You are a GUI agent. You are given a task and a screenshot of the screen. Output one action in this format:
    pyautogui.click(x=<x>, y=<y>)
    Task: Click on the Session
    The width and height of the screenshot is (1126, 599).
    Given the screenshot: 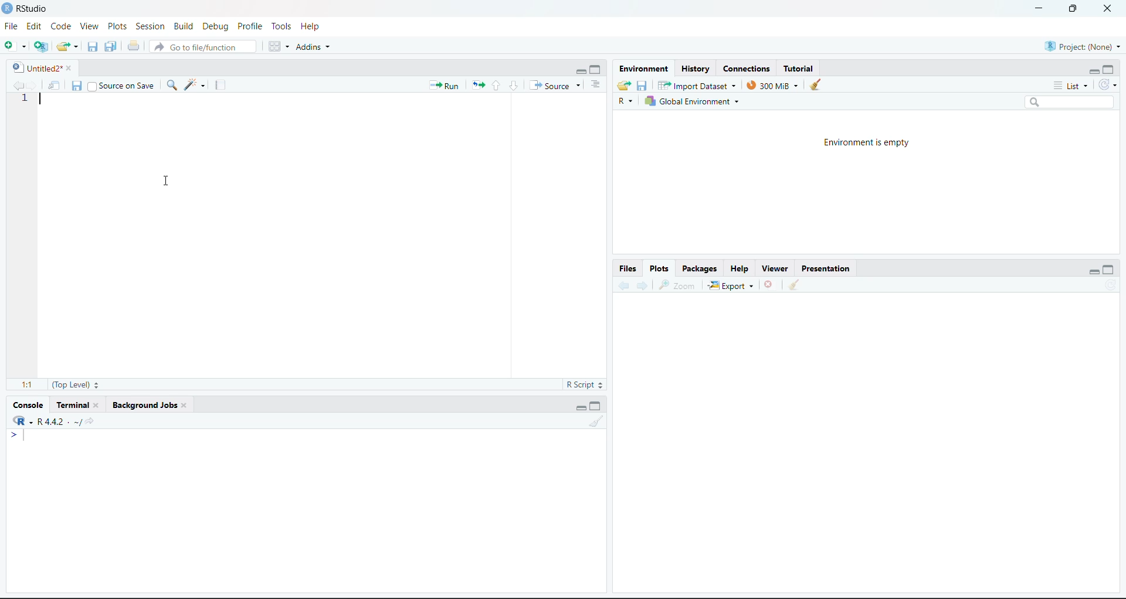 What is the action you would take?
    pyautogui.click(x=150, y=26)
    